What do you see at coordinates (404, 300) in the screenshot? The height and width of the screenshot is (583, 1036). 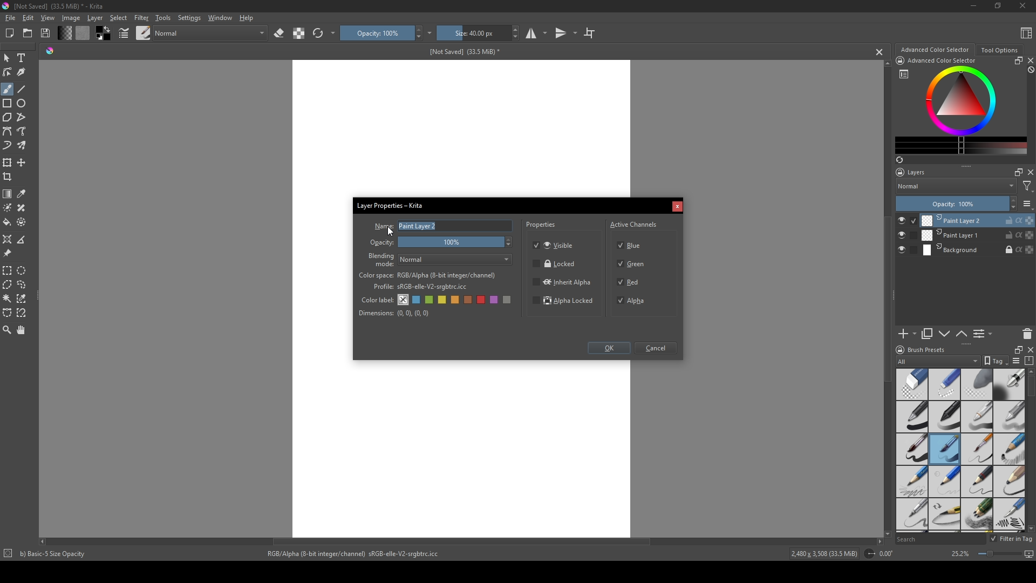 I see `no color` at bounding box center [404, 300].